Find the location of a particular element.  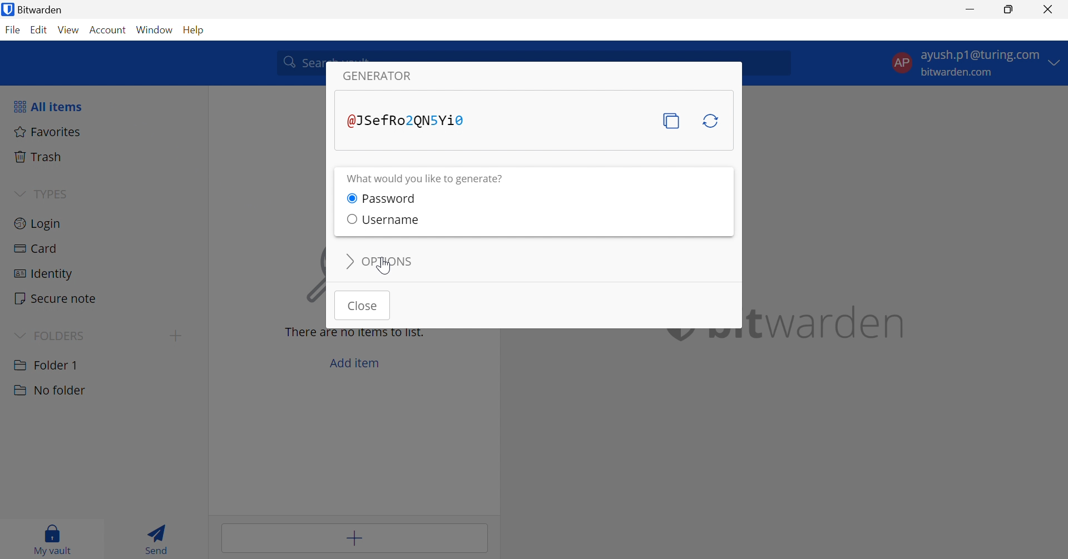

Identity is located at coordinates (44, 274).